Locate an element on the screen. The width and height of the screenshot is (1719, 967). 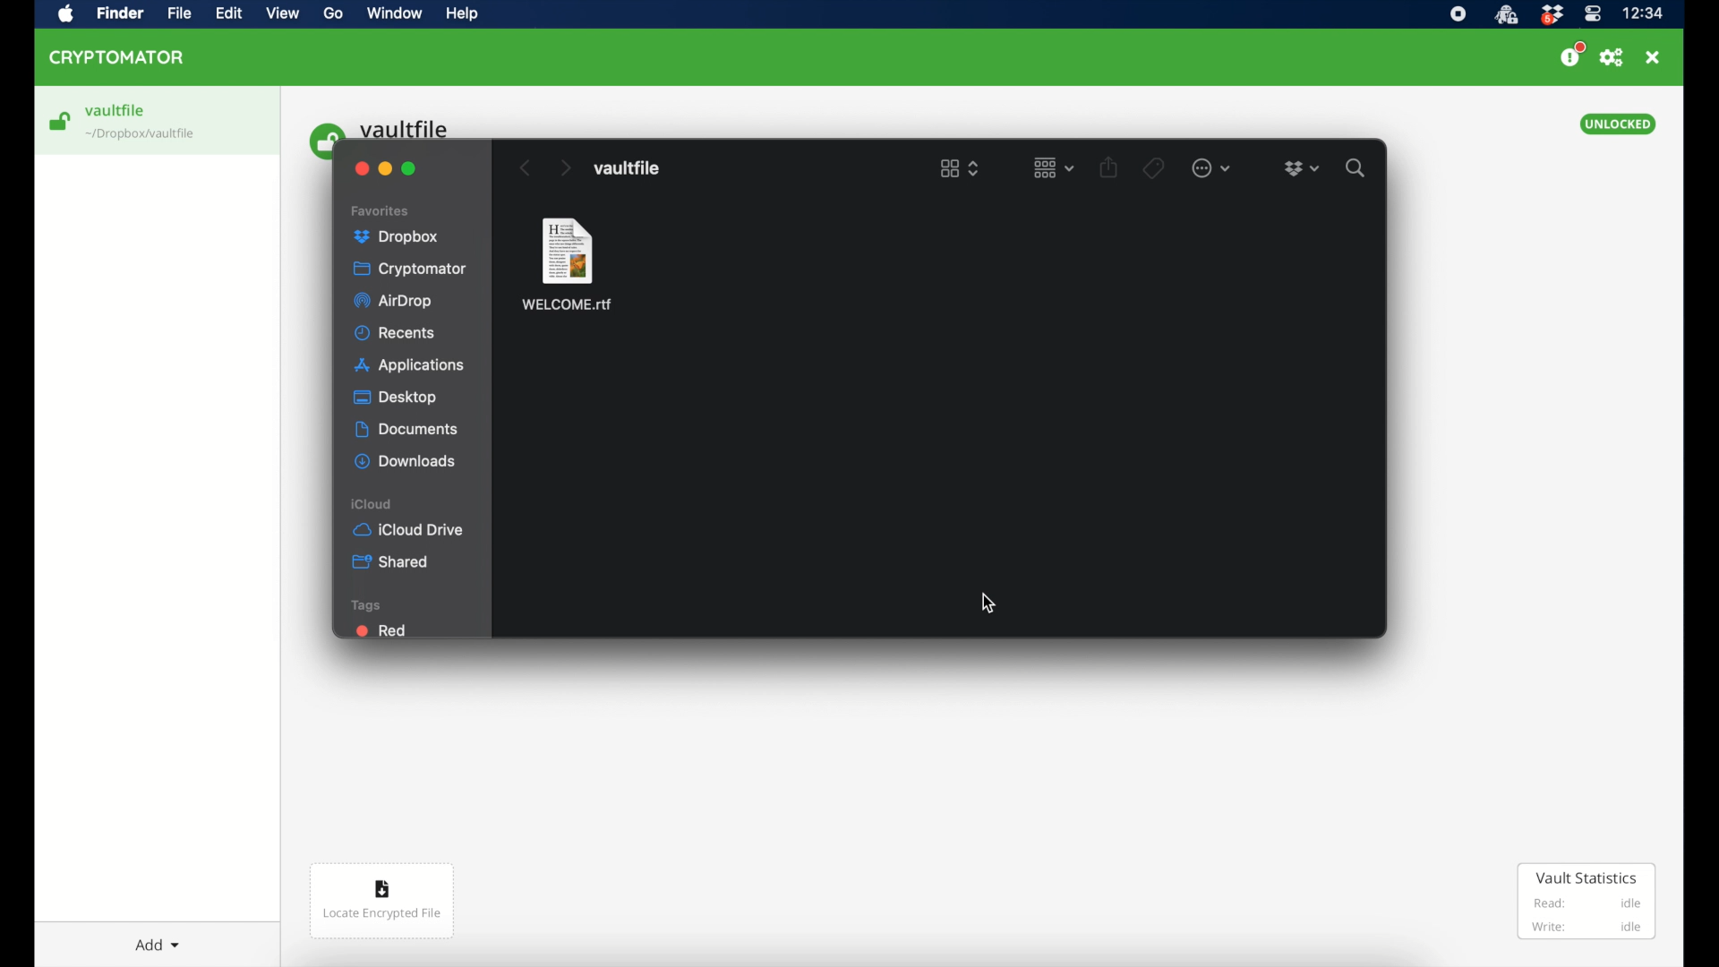
donate us is located at coordinates (1572, 55).